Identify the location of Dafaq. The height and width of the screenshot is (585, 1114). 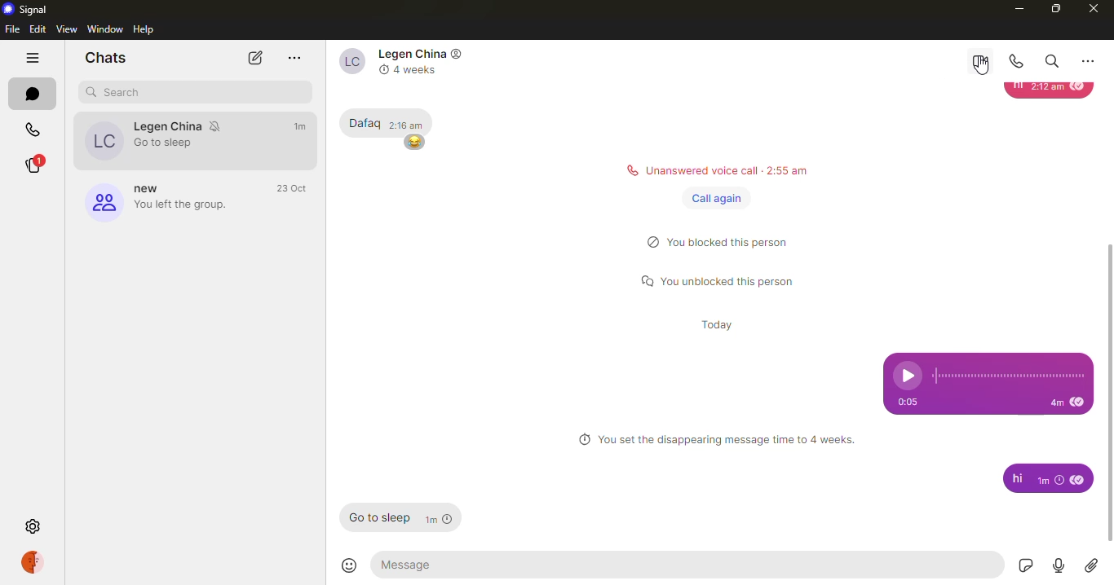
(361, 121).